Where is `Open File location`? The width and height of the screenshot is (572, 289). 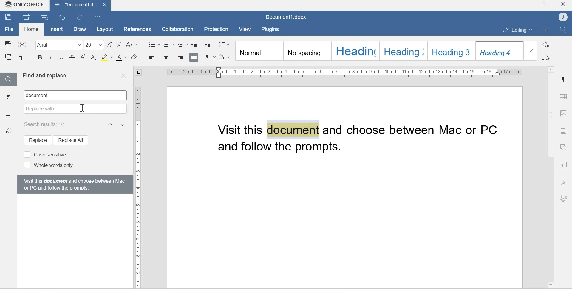
Open File location is located at coordinates (545, 30).